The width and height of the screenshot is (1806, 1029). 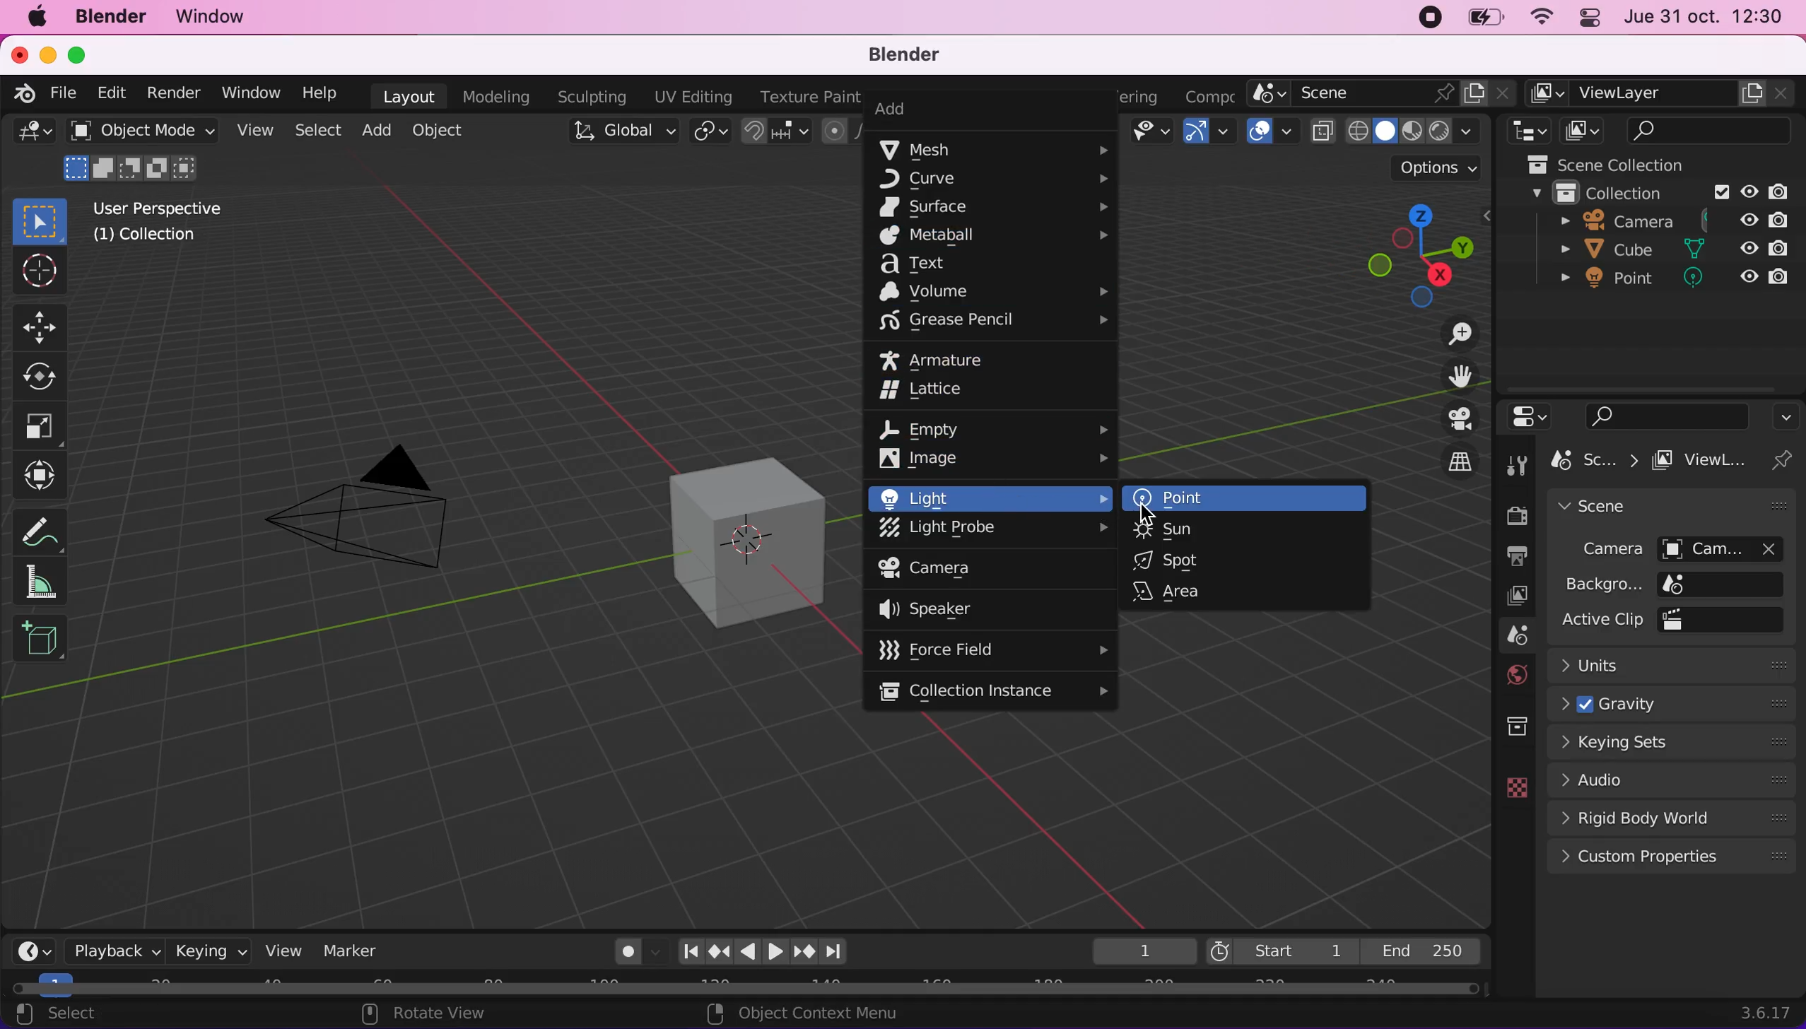 I want to click on hide in viewpoint, so click(x=1752, y=219).